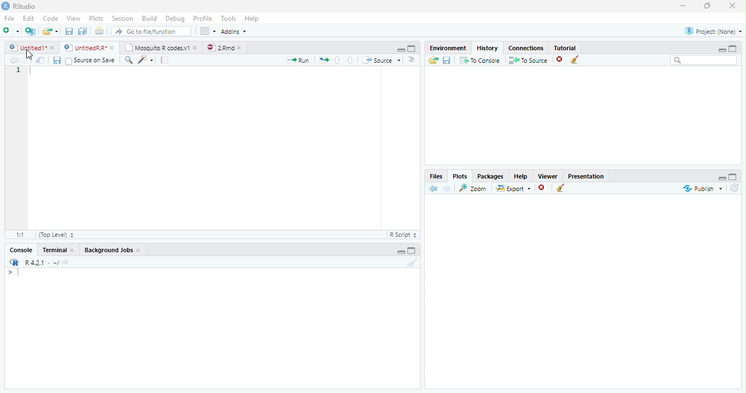  What do you see at coordinates (560, 188) in the screenshot?
I see `Clear` at bounding box center [560, 188].